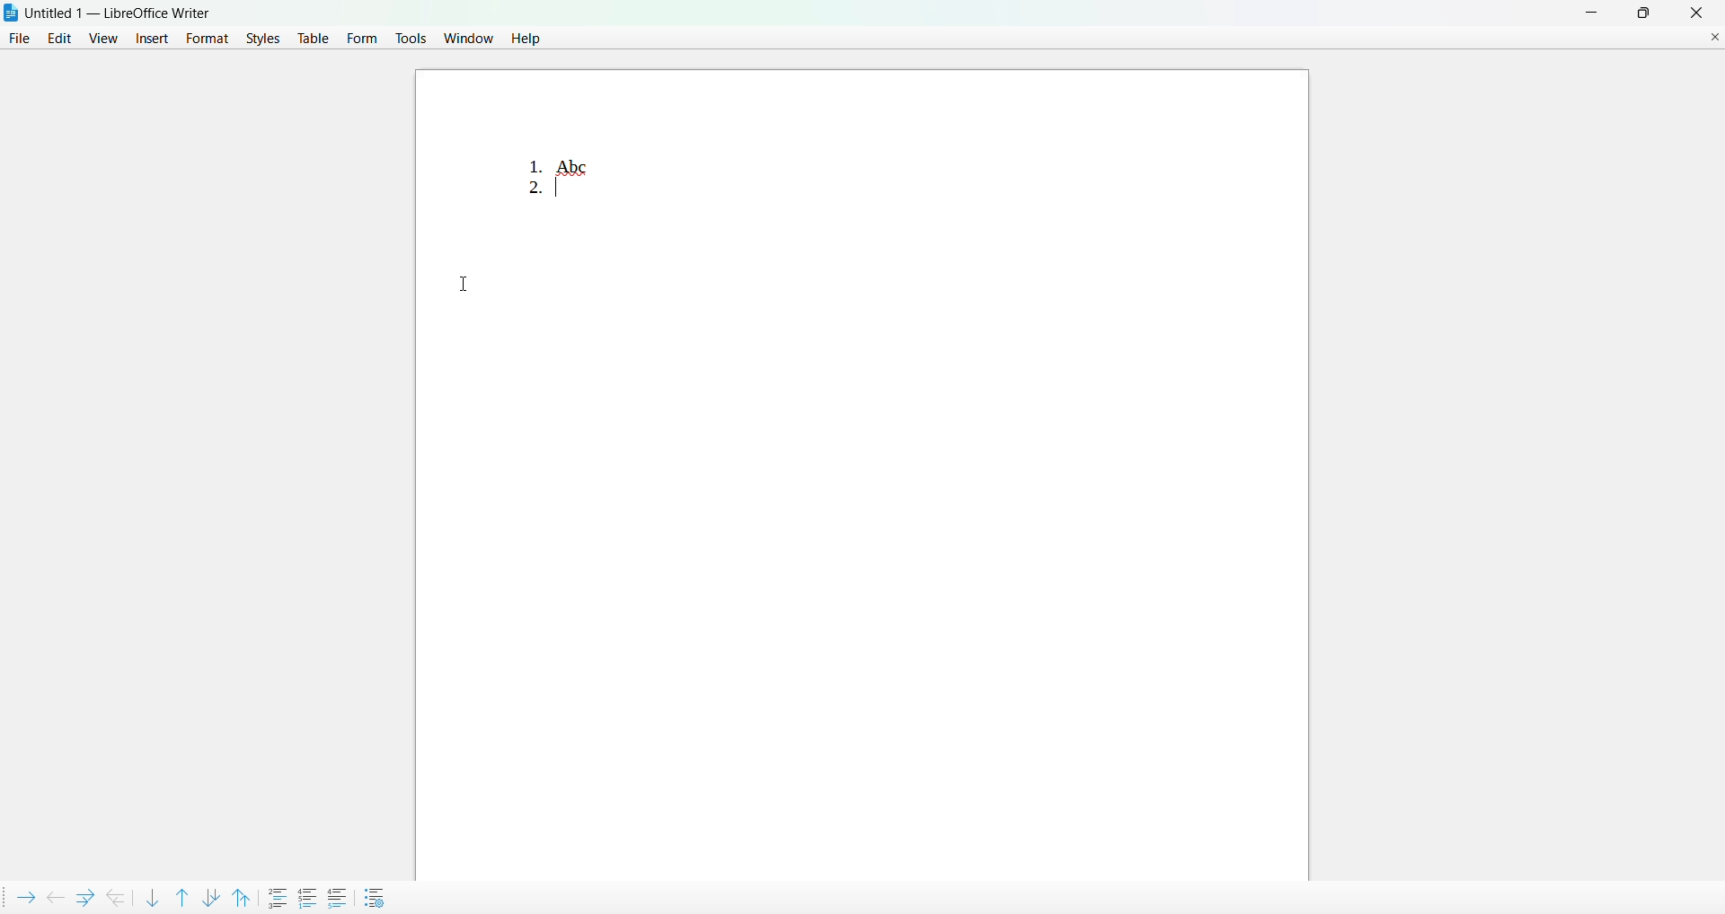  I want to click on Abc, so click(576, 166).